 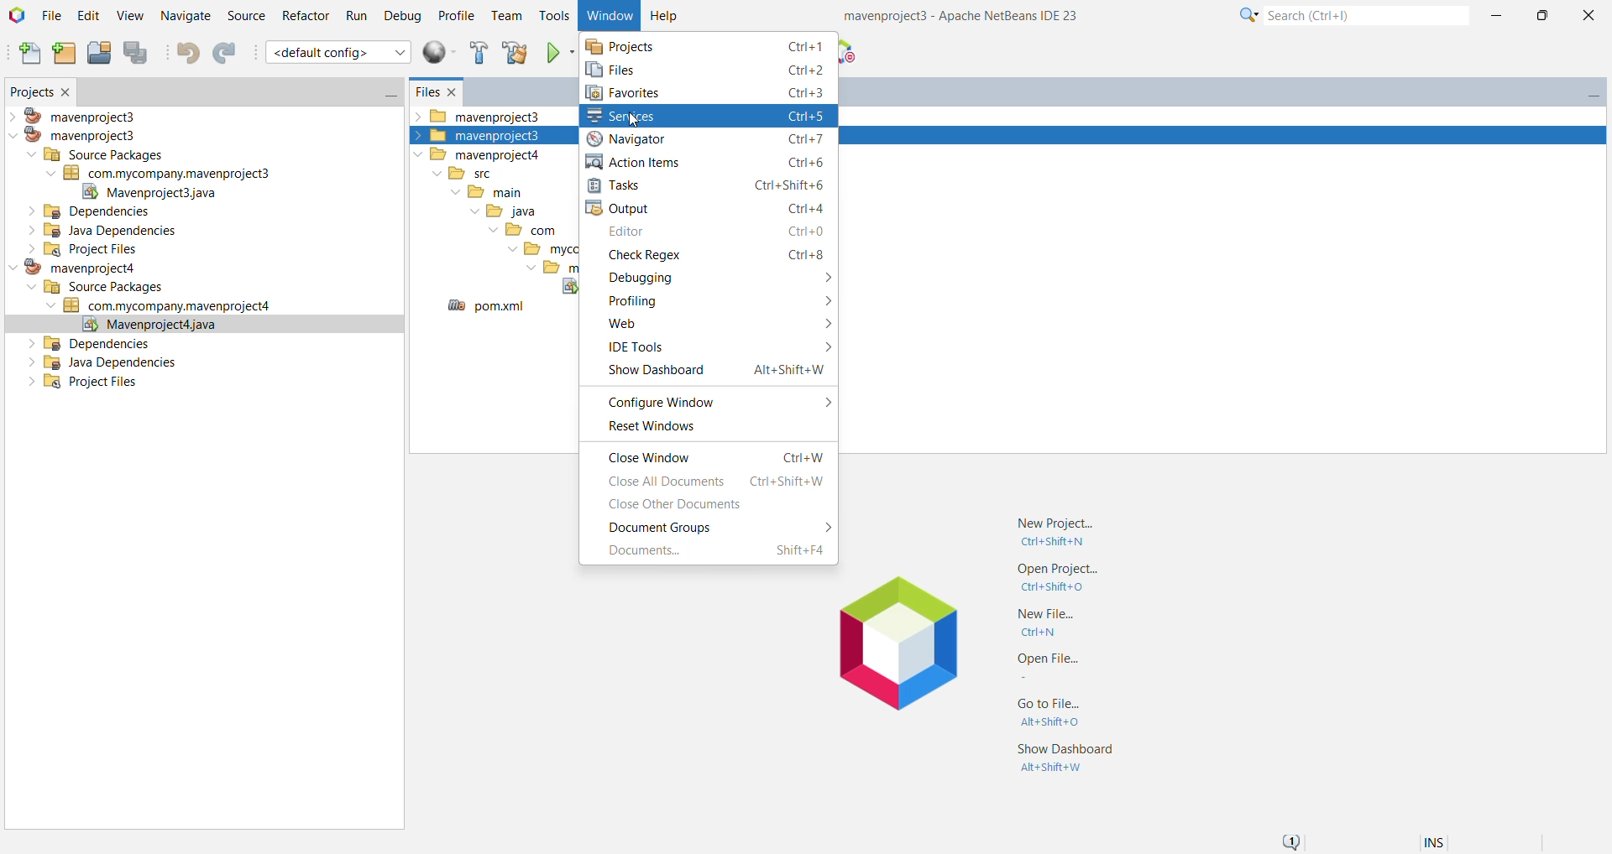 What do you see at coordinates (607, 15) in the screenshot?
I see `Window` at bounding box center [607, 15].